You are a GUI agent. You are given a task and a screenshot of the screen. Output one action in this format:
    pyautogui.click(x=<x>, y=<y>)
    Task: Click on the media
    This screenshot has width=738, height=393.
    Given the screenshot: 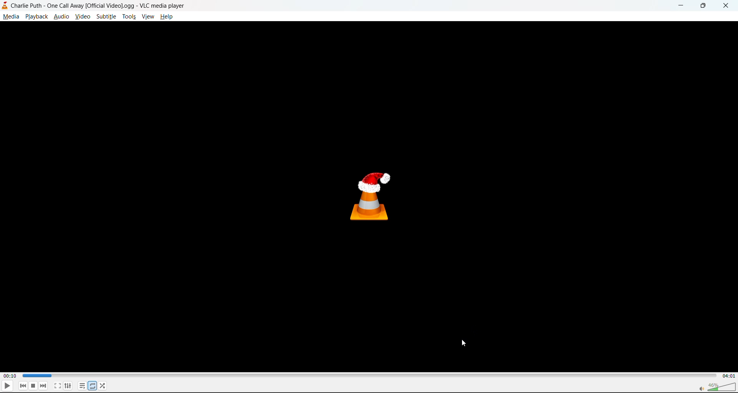 What is the action you would take?
    pyautogui.click(x=10, y=17)
    